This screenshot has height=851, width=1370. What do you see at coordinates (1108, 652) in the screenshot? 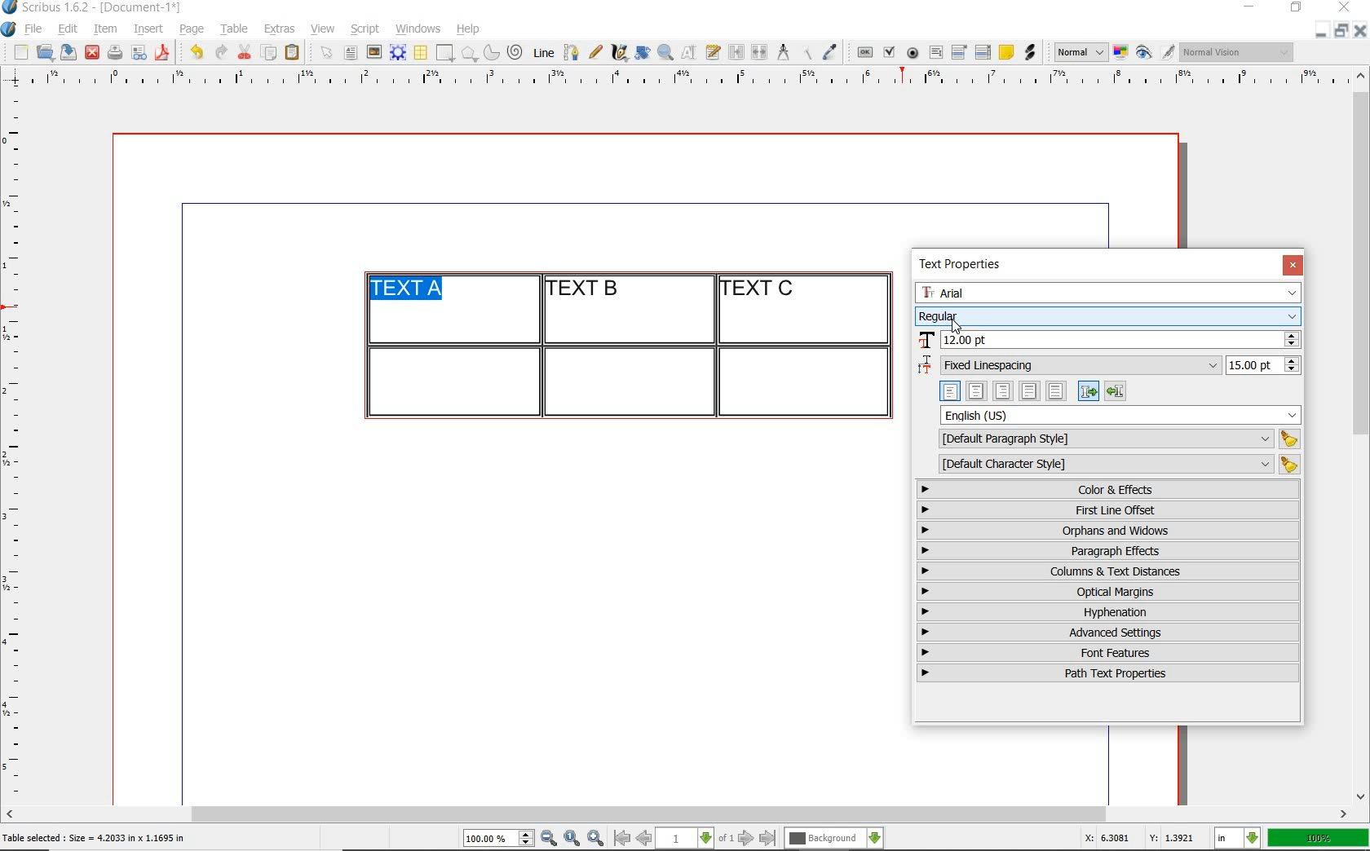
I see `font features` at bounding box center [1108, 652].